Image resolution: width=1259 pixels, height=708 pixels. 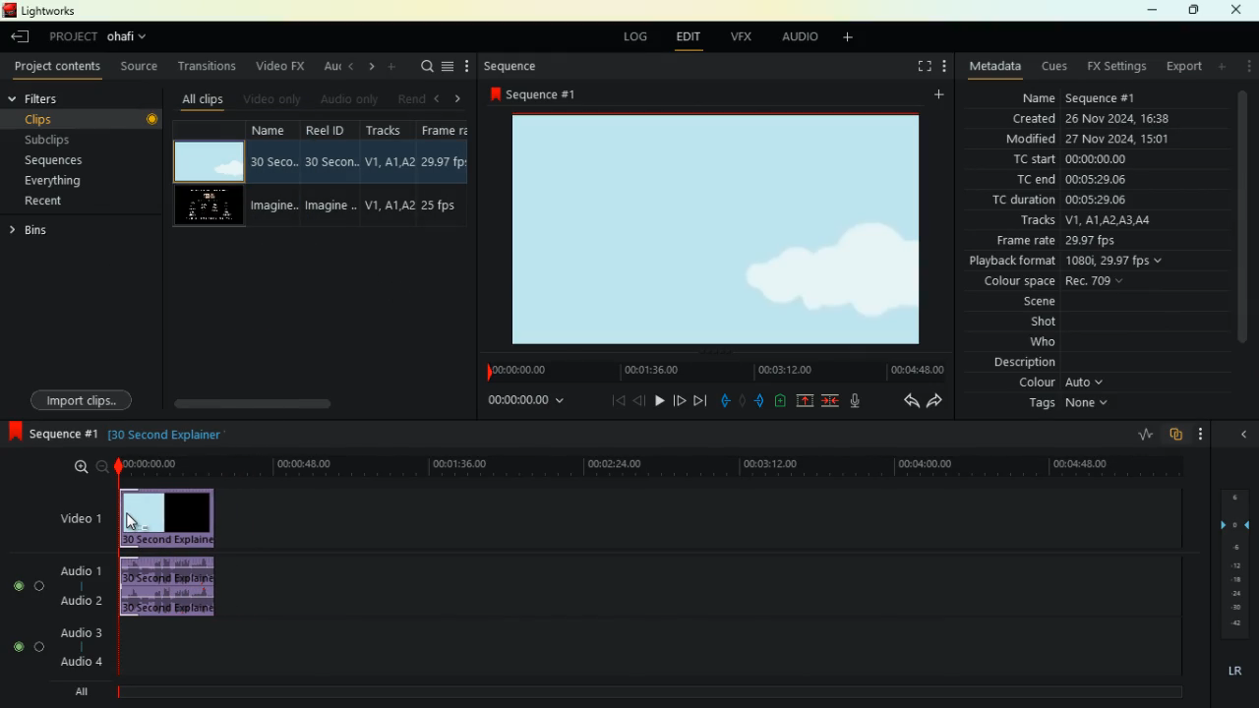 What do you see at coordinates (946, 64) in the screenshot?
I see `more` at bounding box center [946, 64].